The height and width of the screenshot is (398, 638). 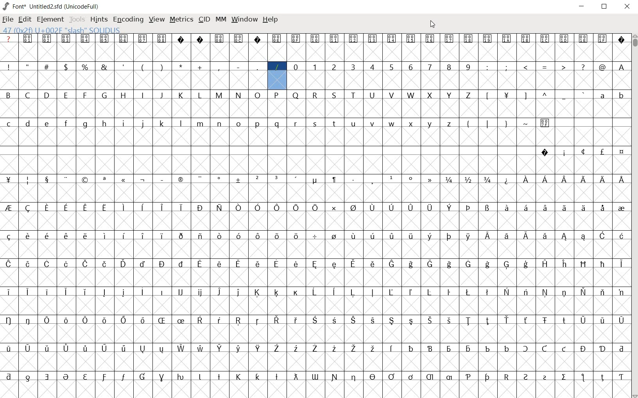 I want to click on glyph, so click(x=334, y=236).